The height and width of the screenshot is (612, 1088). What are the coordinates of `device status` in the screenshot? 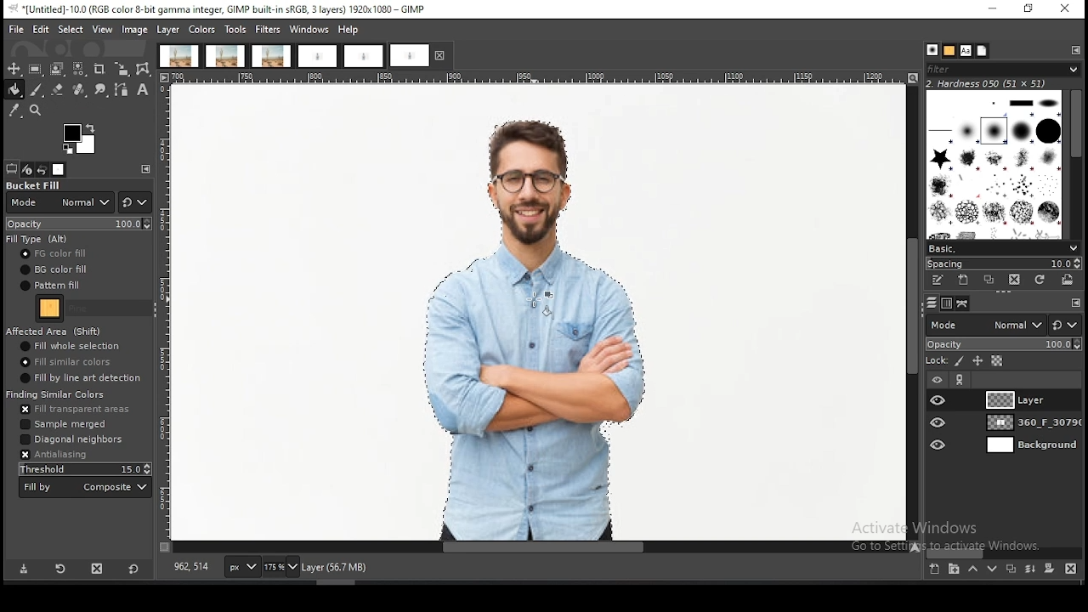 It's located at (27, 170).